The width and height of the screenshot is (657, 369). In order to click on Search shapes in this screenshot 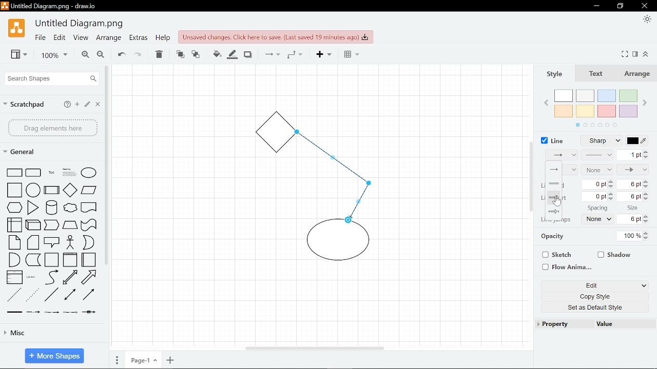, I will do `click(50, 78)`.